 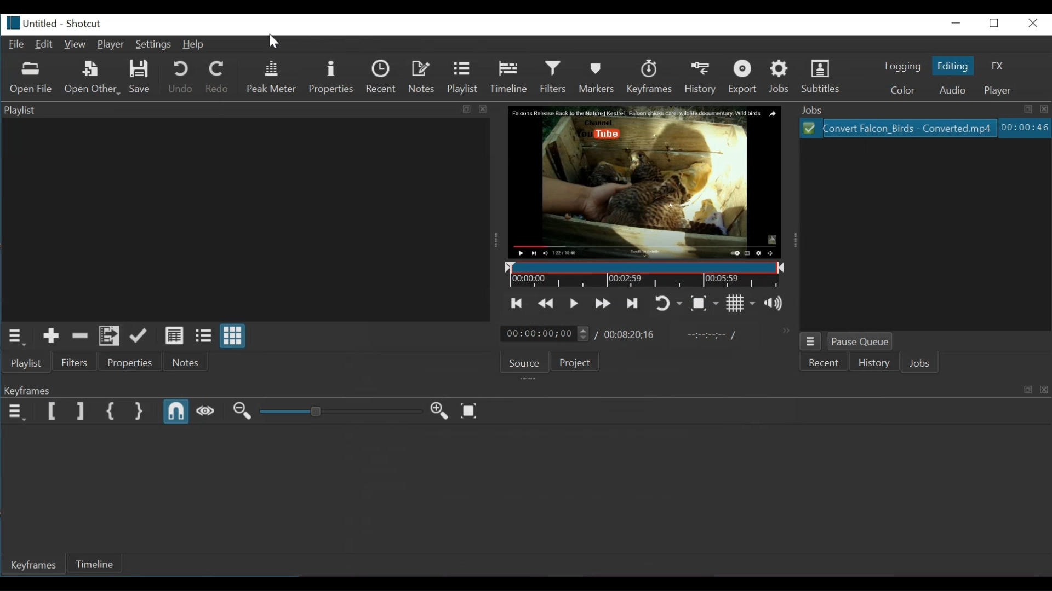 I want to click on Zoom Keyframe to fit , so click(x=472, y=412).